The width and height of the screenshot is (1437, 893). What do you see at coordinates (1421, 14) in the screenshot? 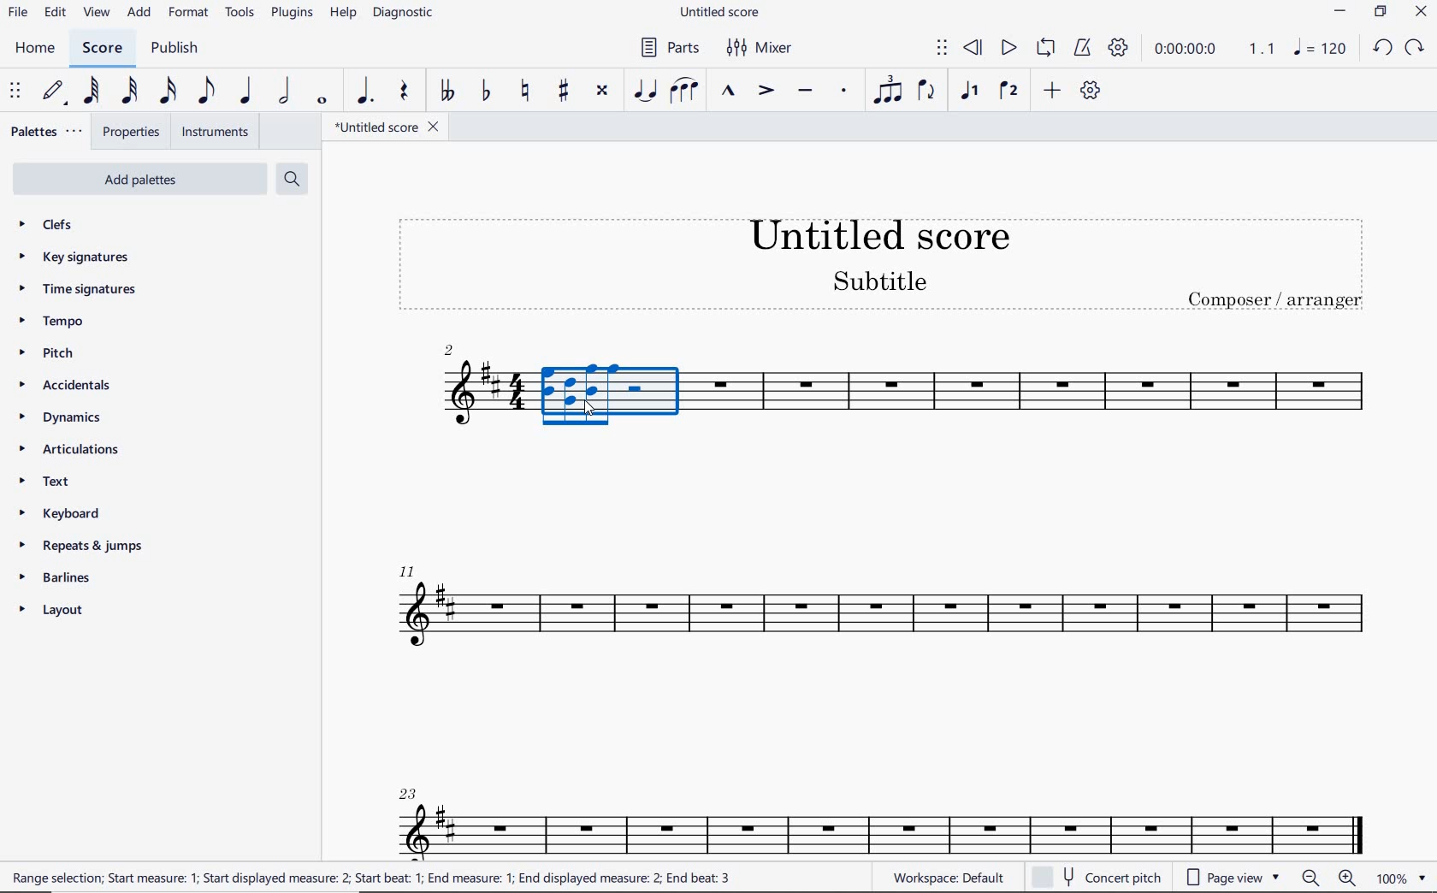
I see `CLOSE` at bounding box center [1421, 14].